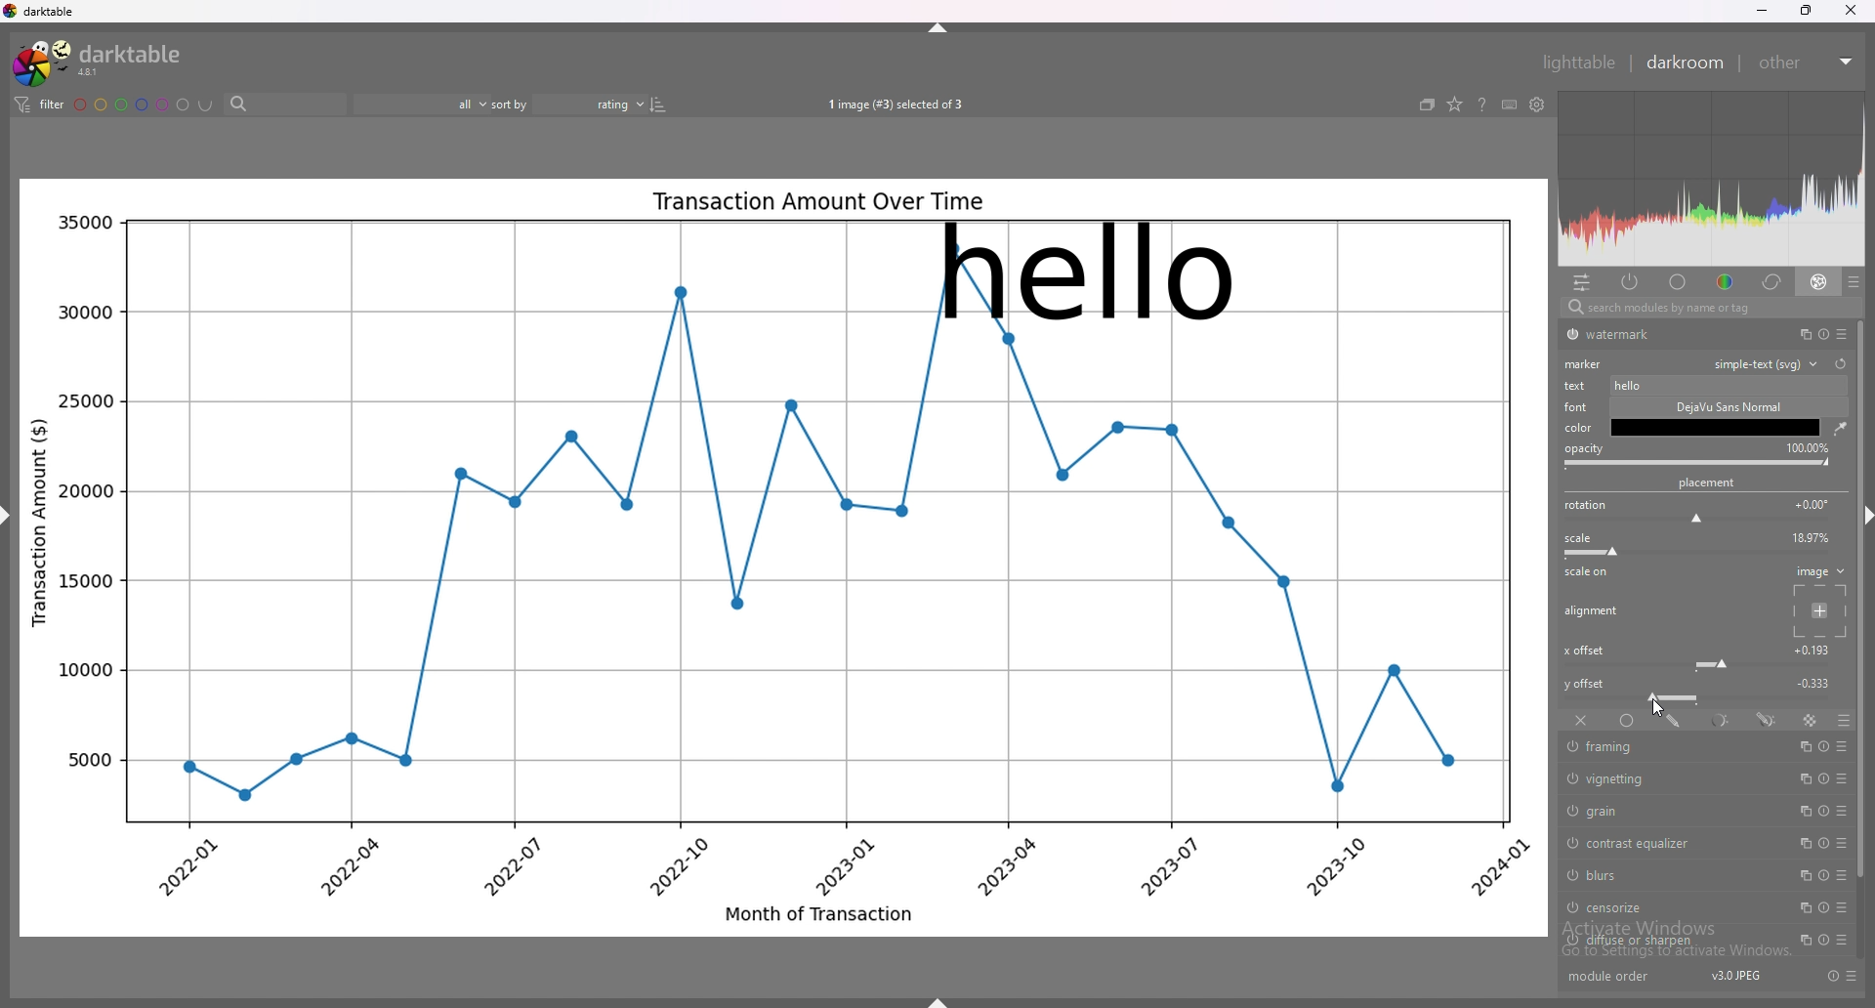 The width and height of the screenshot is (1875, 1008). I want to click on y offset, so click(1587, 684).